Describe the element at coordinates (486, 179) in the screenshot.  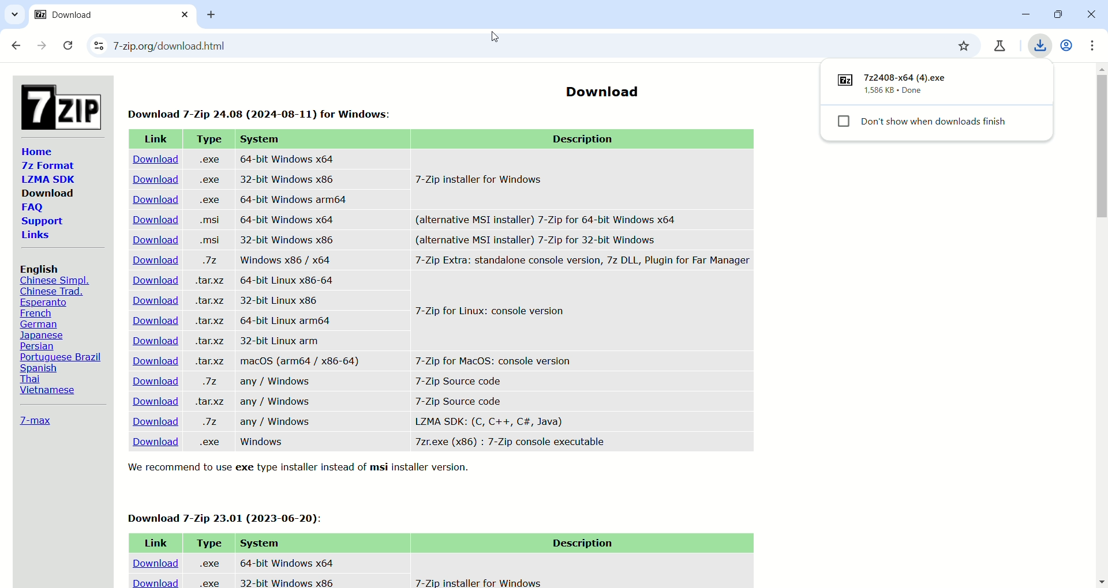
I see `7-Zip installer for Windows` at that location.